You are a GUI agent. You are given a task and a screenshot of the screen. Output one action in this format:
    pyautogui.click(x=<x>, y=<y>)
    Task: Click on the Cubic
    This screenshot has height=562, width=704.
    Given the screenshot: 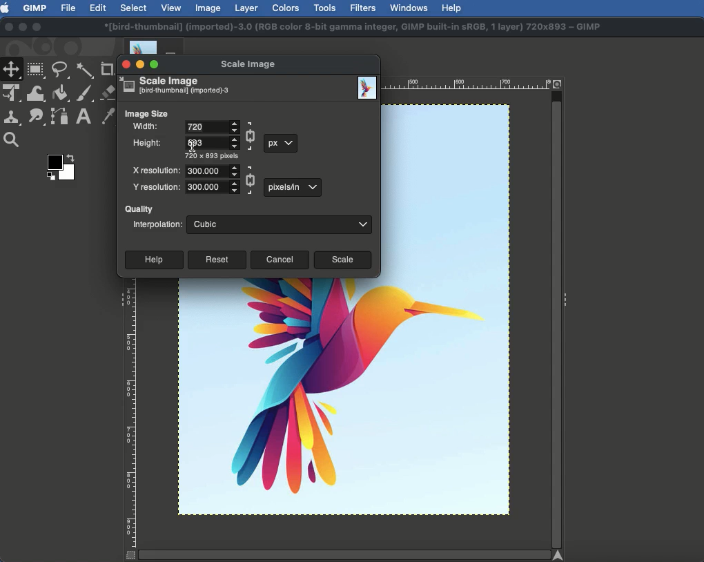 What is the action you would take?
    pyautogui.click(x=280, y=224)
    